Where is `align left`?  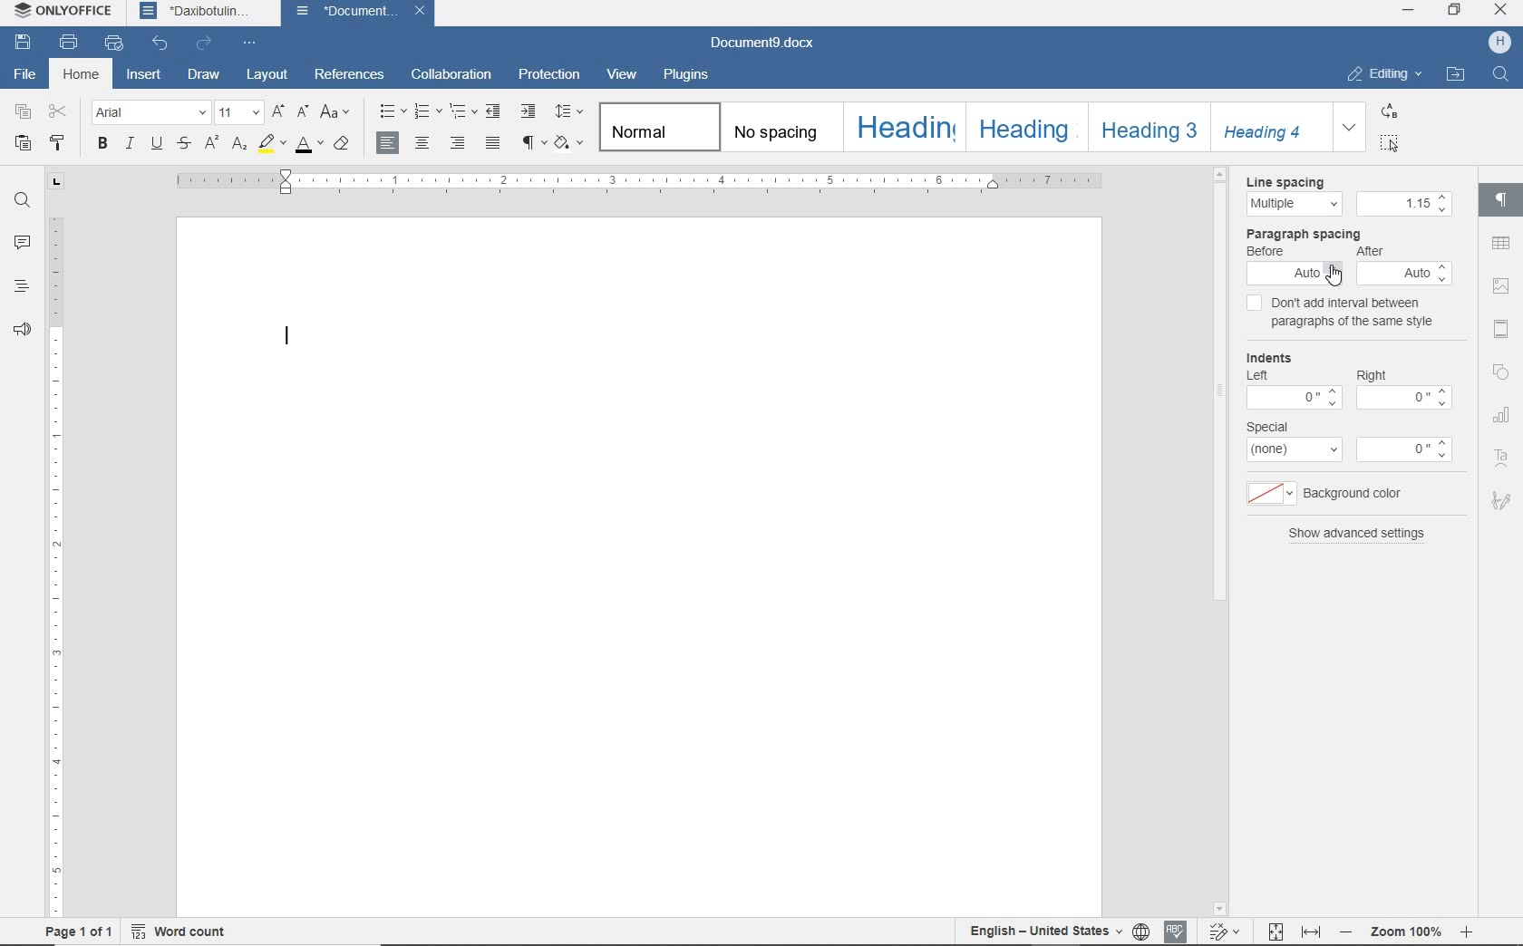
align left is located at coordinates (458, 143).